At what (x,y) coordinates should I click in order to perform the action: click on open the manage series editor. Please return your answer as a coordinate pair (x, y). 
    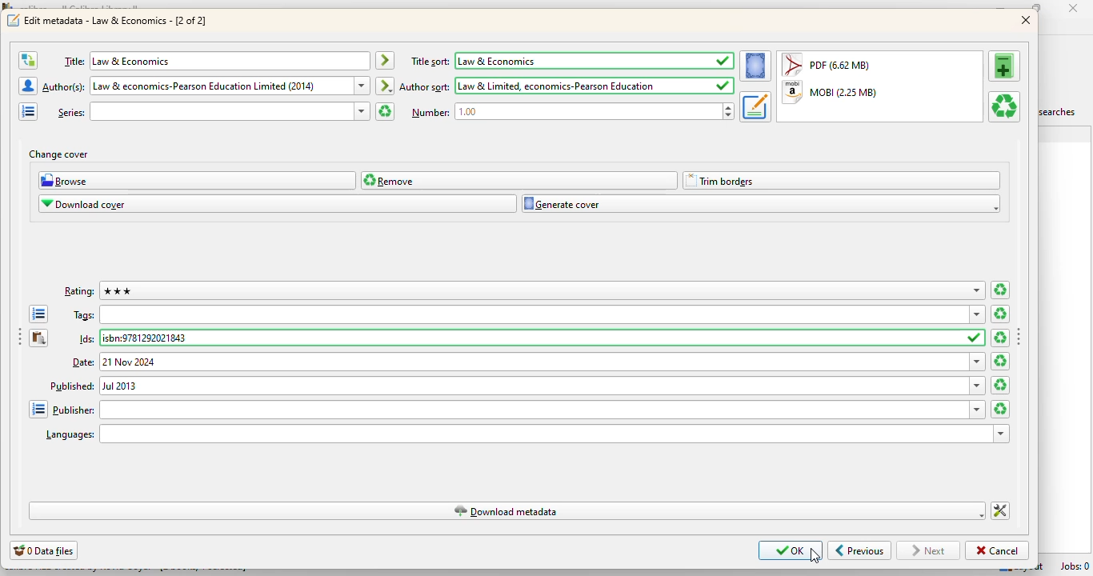
    Looking at the image, I should click on (28, 111).